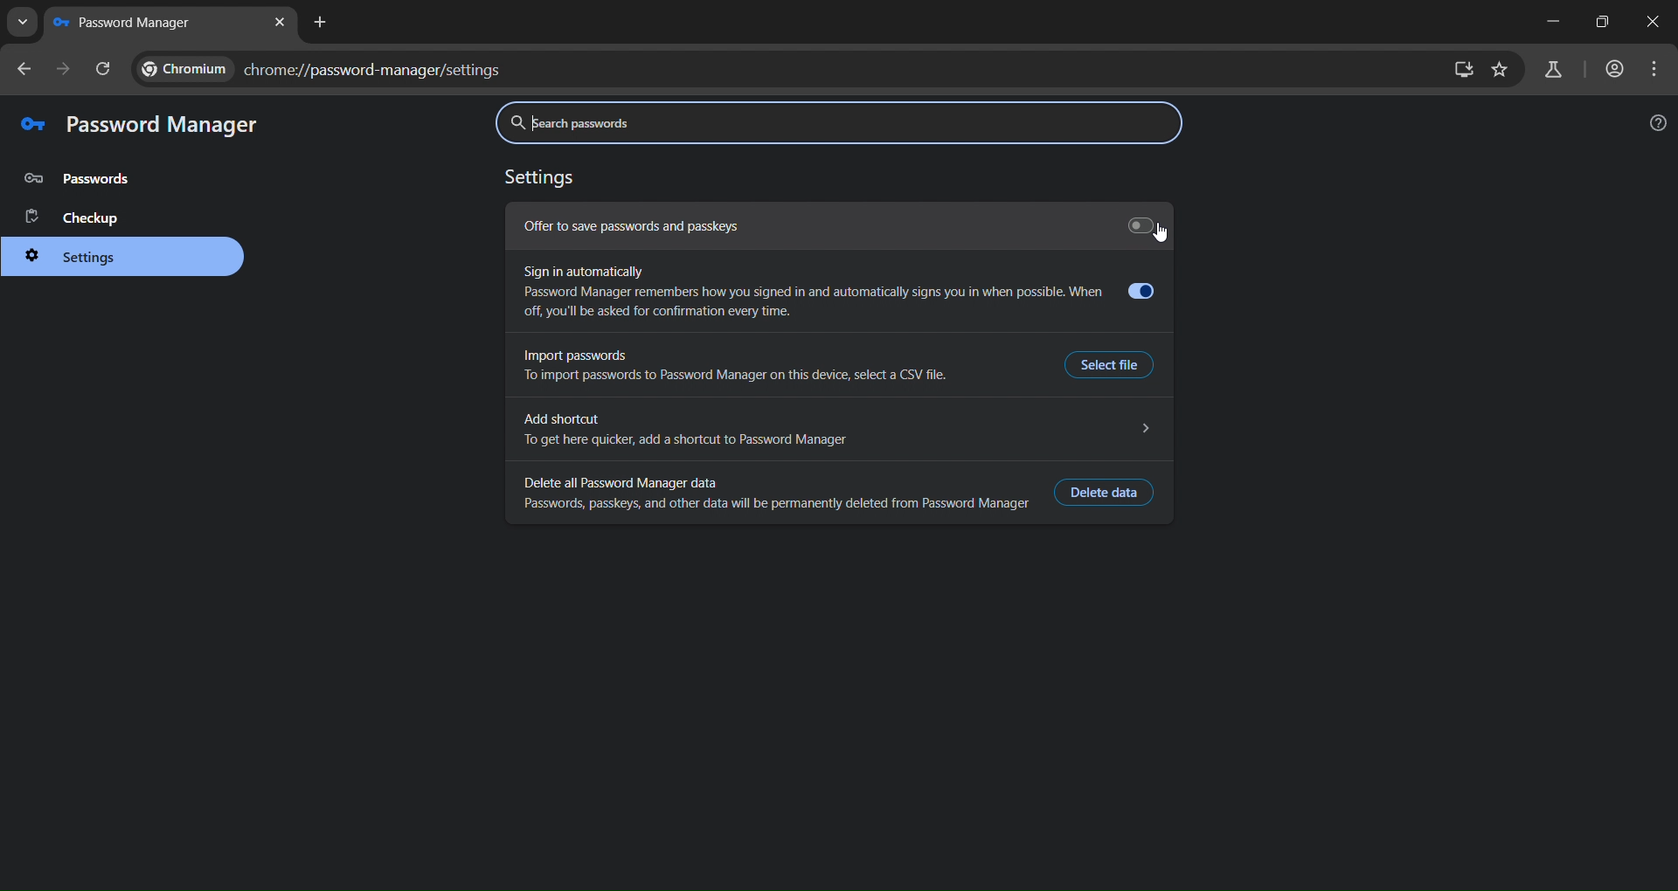  What do you see at coordinates (275, 23) in the screenshot?
I see `close tab` at bounding box center [275, 23].